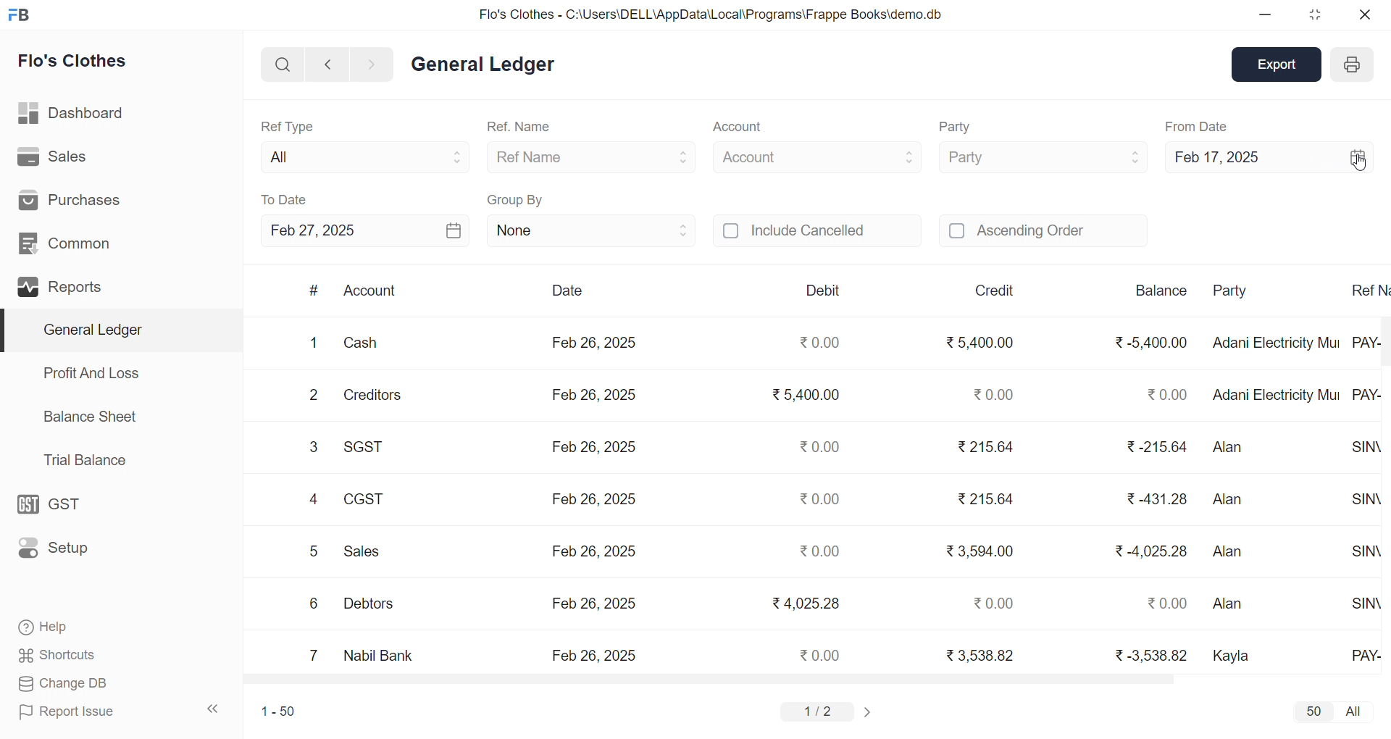 The width and height of the screenshot is (1391, 739). What do you see at coordinates (313, 499) in the screenshot?
I see `4` at bounding box center [313, 499].